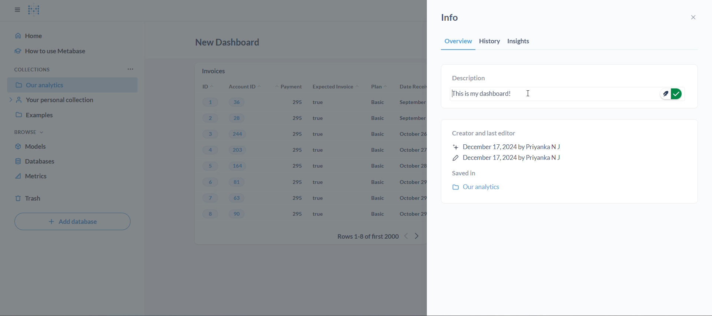 The height and width of the screenshot is (316, 712). What do you see at coordinates (212, 215) in the screenshot?
I see `8` at bounding box center [212, 215].